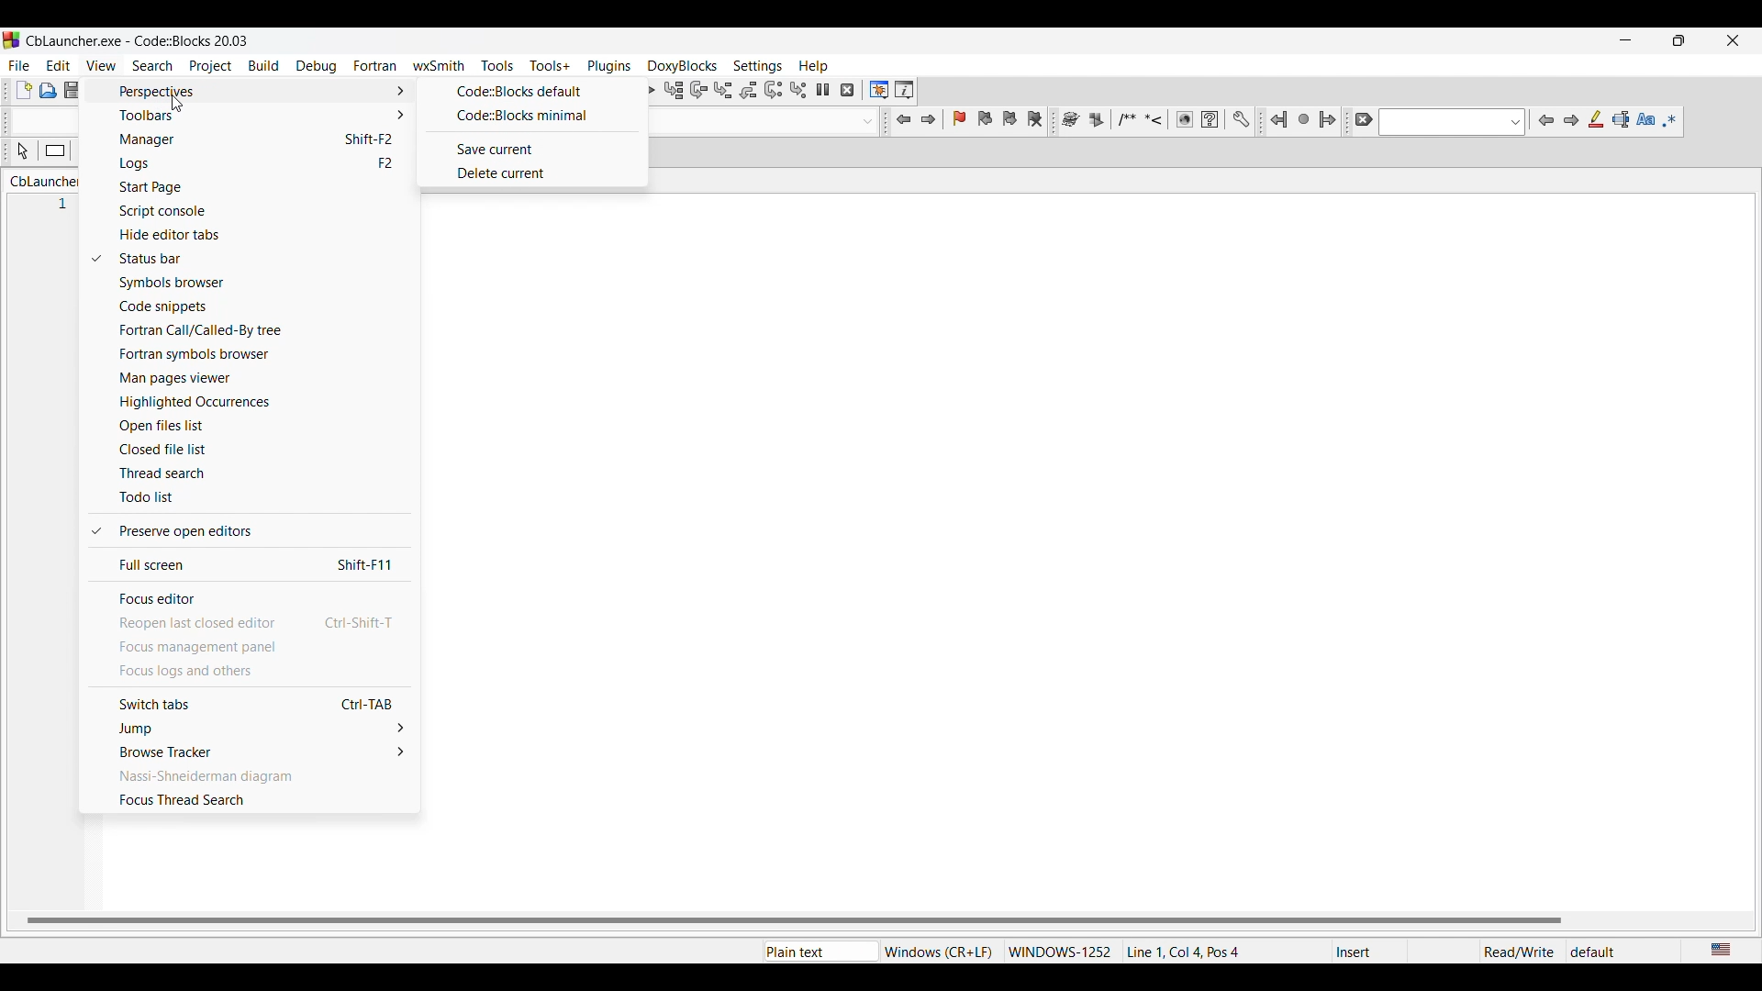 This screenshot has height=991, width=1762. What do you see at coordinates (1734, 40) in the screenshot?
I see `Close interface` at bounding box center [1734, 40].